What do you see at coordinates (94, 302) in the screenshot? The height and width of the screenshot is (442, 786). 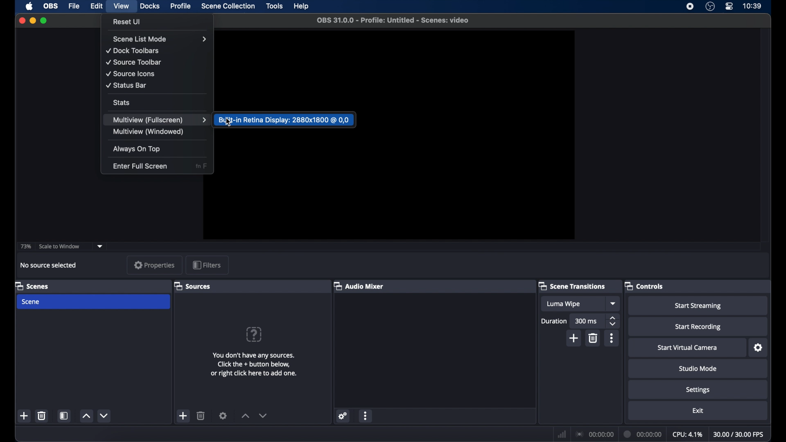 I see `scene` at bounding box center [94, 302].